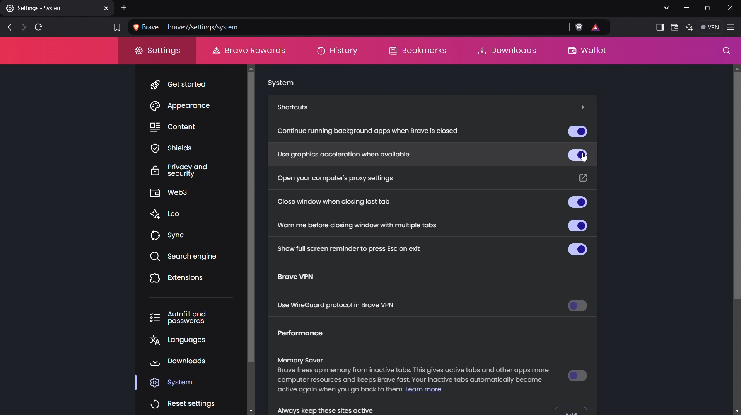 The width and height of the screenshot is (741, 415). I want to click on Shields, so click(181, 148).